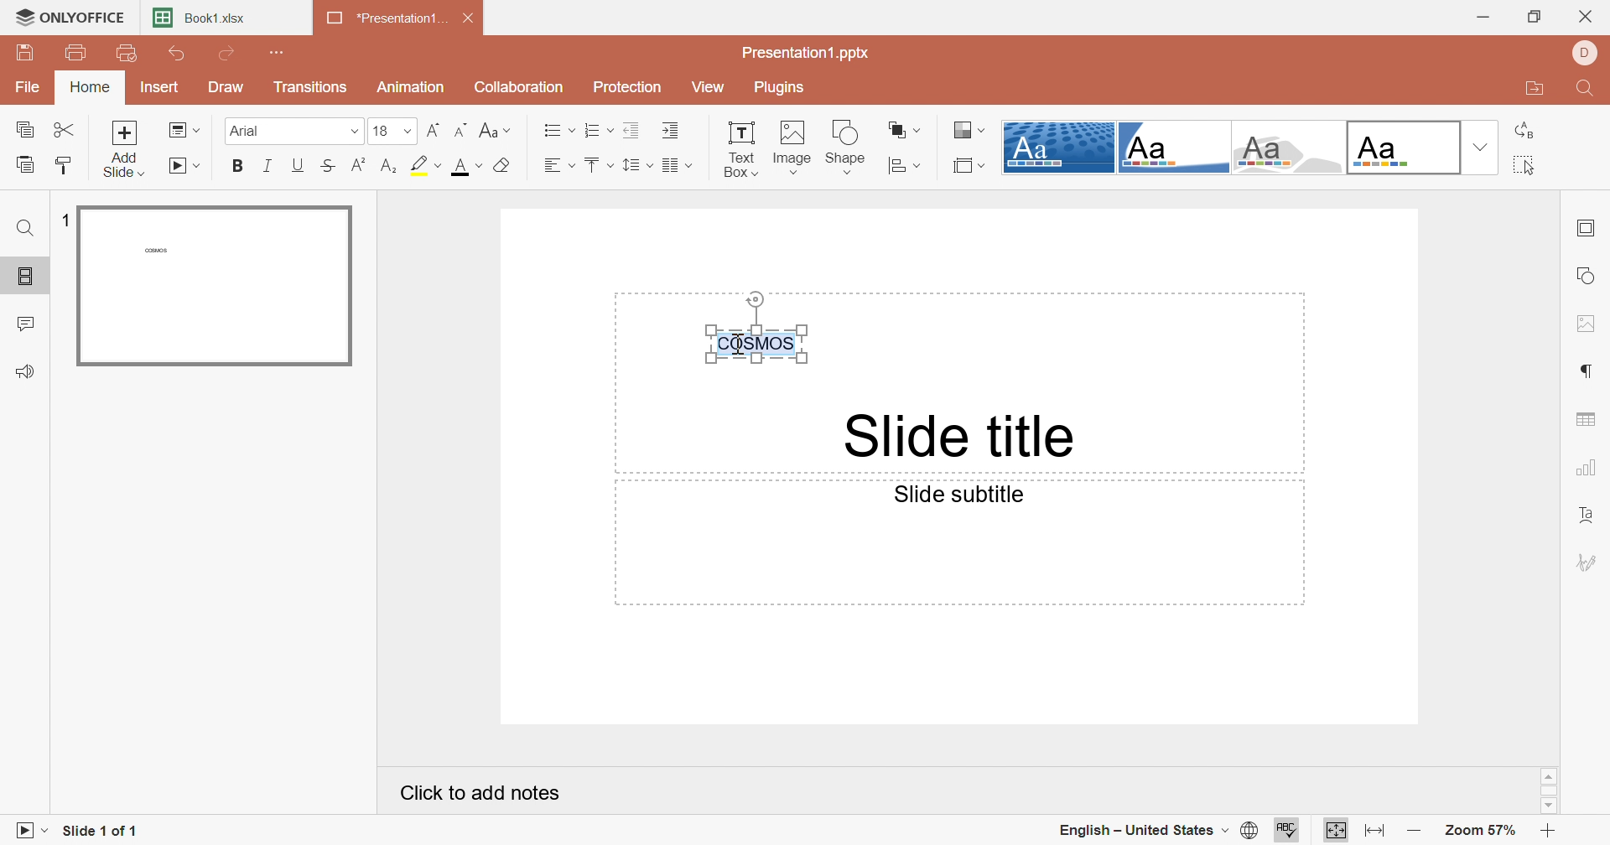 This screenshot has height=845, width=1610. What do you see at coordinates (239, 165) in the screenshot?
I see `Bold` at bounding box center [239, 165].